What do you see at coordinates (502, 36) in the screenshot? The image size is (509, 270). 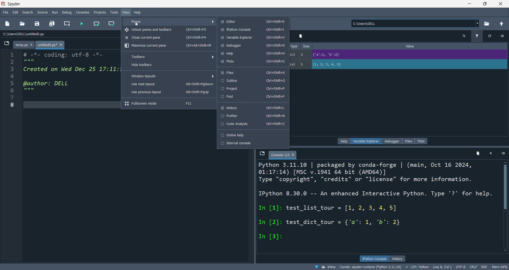 I see `options` at bounding box center [502, 36].